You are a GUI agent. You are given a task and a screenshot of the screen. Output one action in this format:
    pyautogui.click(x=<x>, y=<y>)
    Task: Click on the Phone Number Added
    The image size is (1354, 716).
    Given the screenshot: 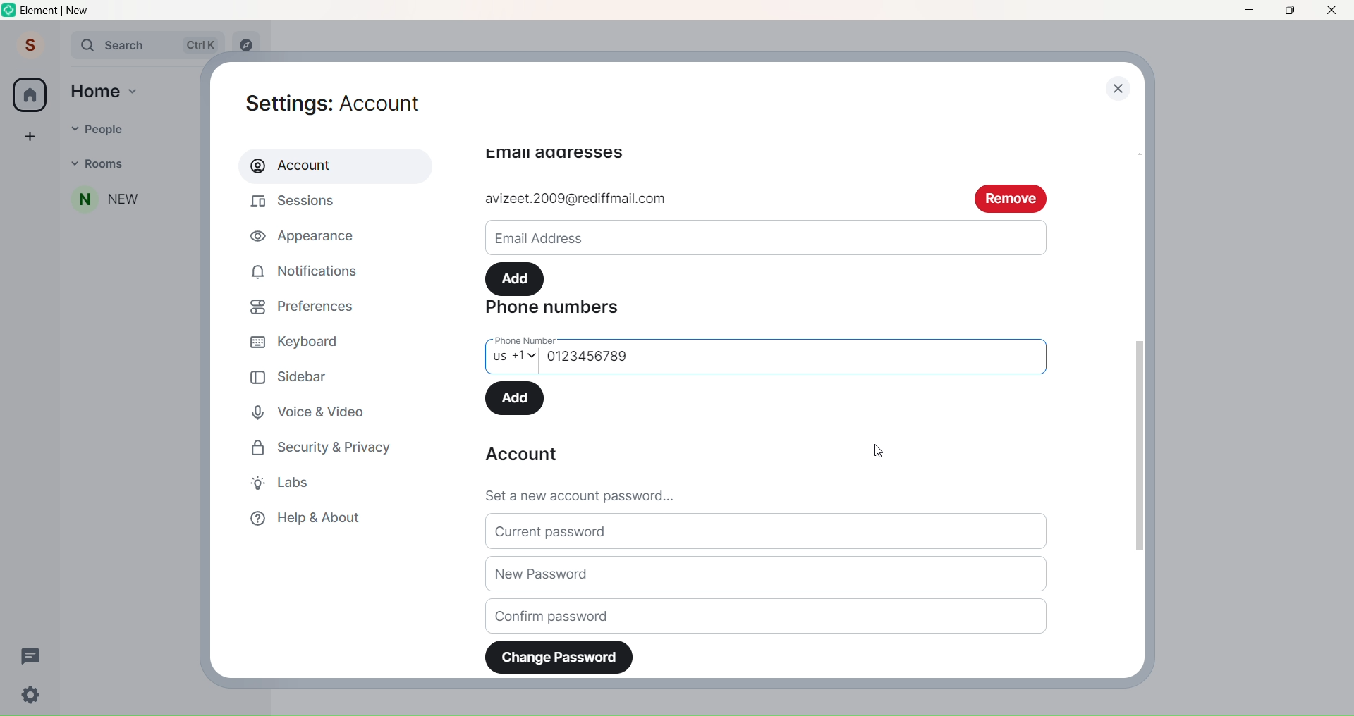 What is the action you would take?
    pyautogui.click(x=595, y=355)
    